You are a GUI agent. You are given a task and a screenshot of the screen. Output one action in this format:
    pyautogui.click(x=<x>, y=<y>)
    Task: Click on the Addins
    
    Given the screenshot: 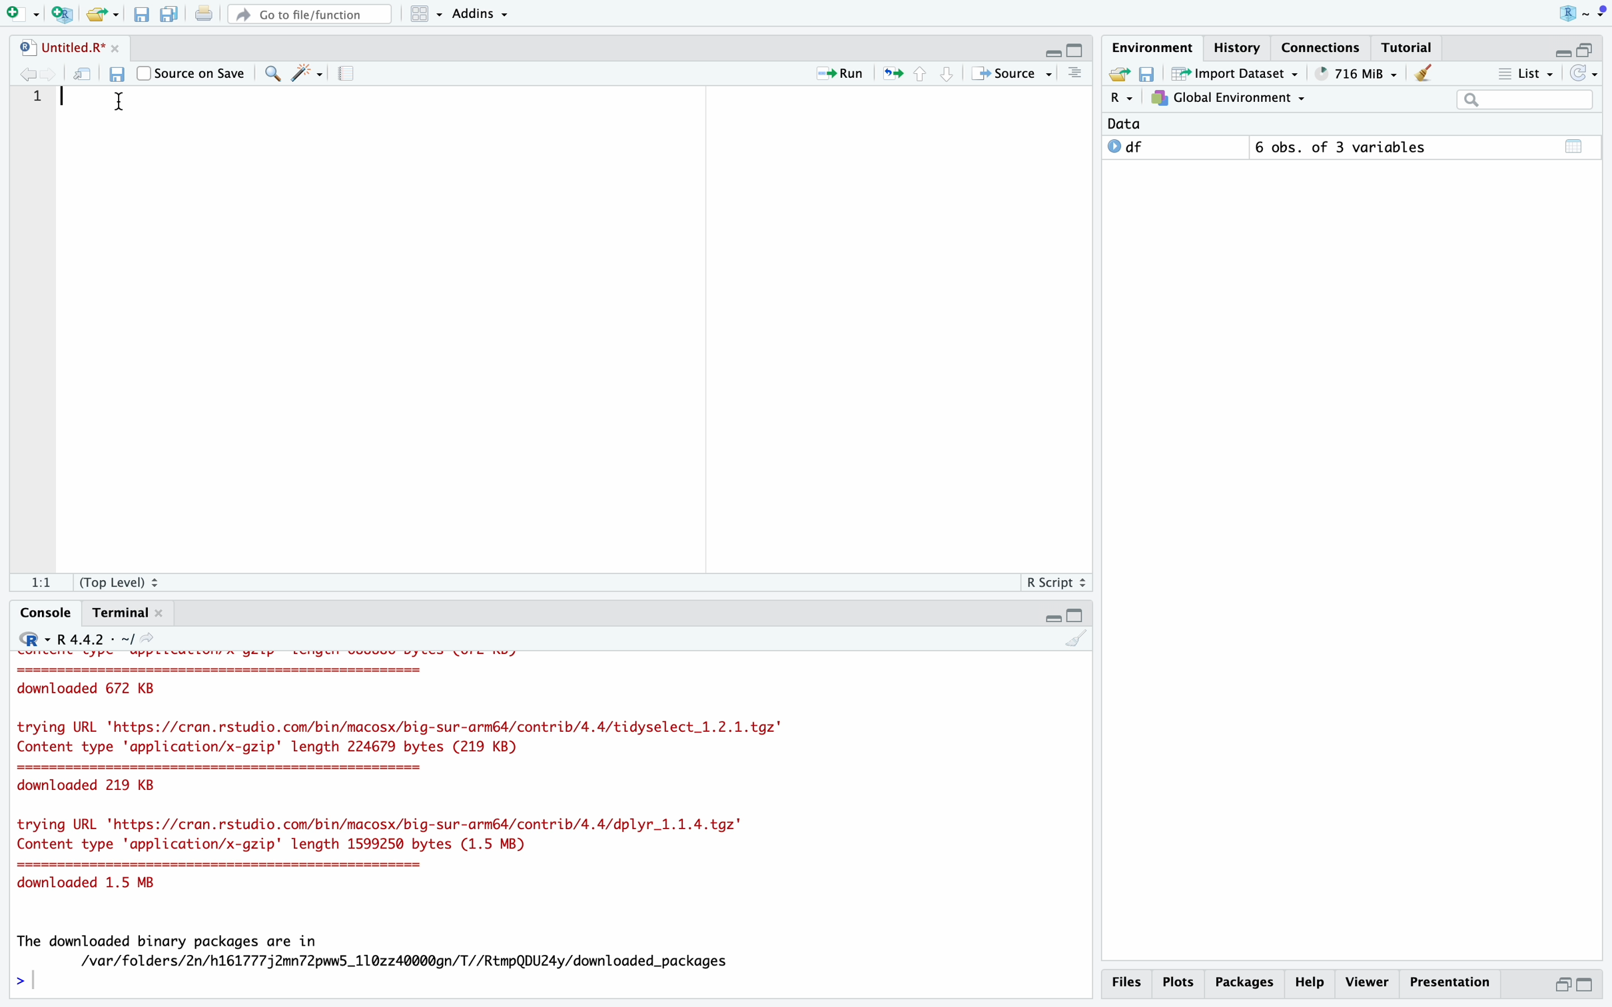 What is the action you would take?
    pyautogui.click(x=480, y=13)
    